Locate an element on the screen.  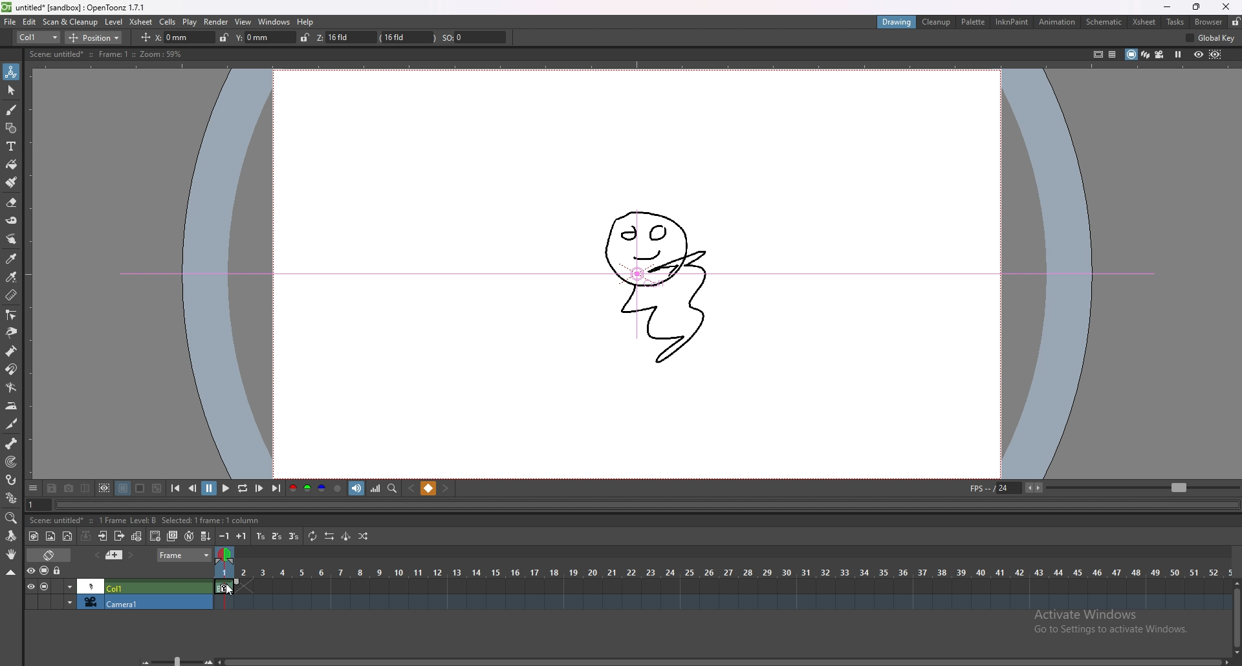
fill is located at coordinates (12, 165).